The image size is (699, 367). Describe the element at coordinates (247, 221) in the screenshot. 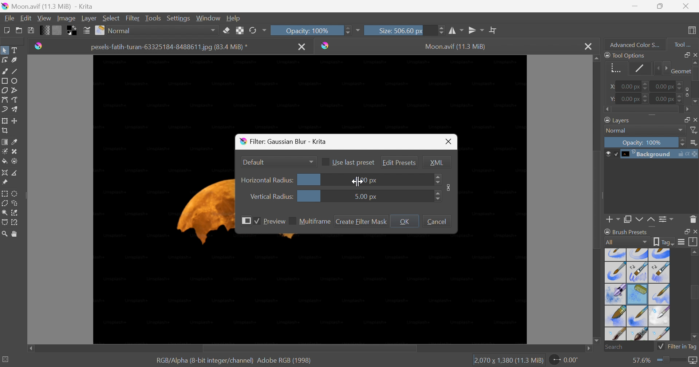

I see `More` at that location.